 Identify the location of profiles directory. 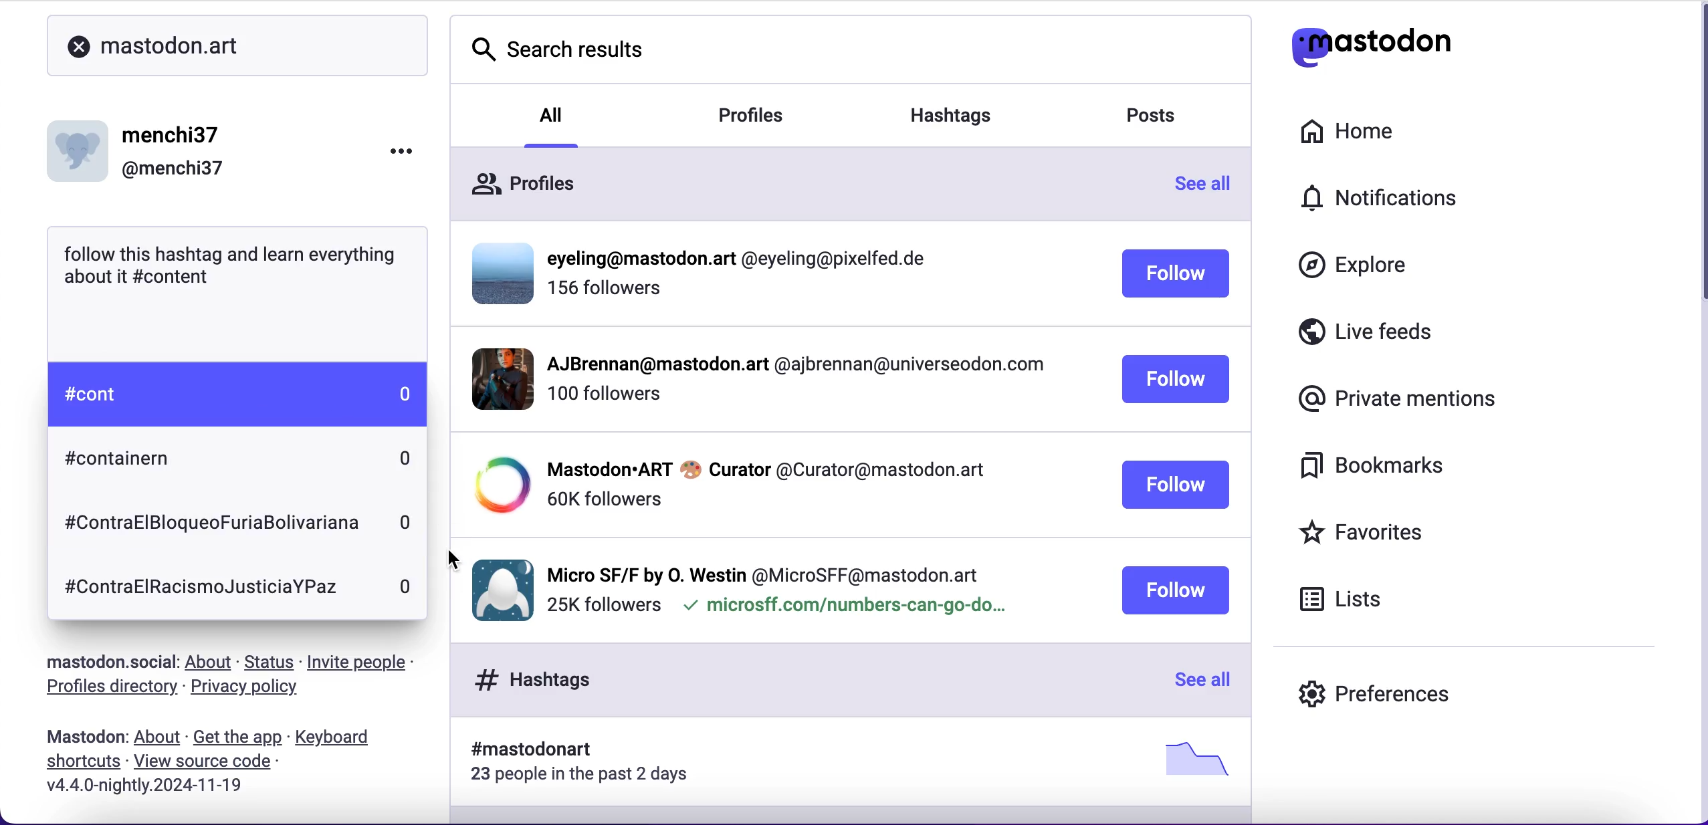
(107, 689).